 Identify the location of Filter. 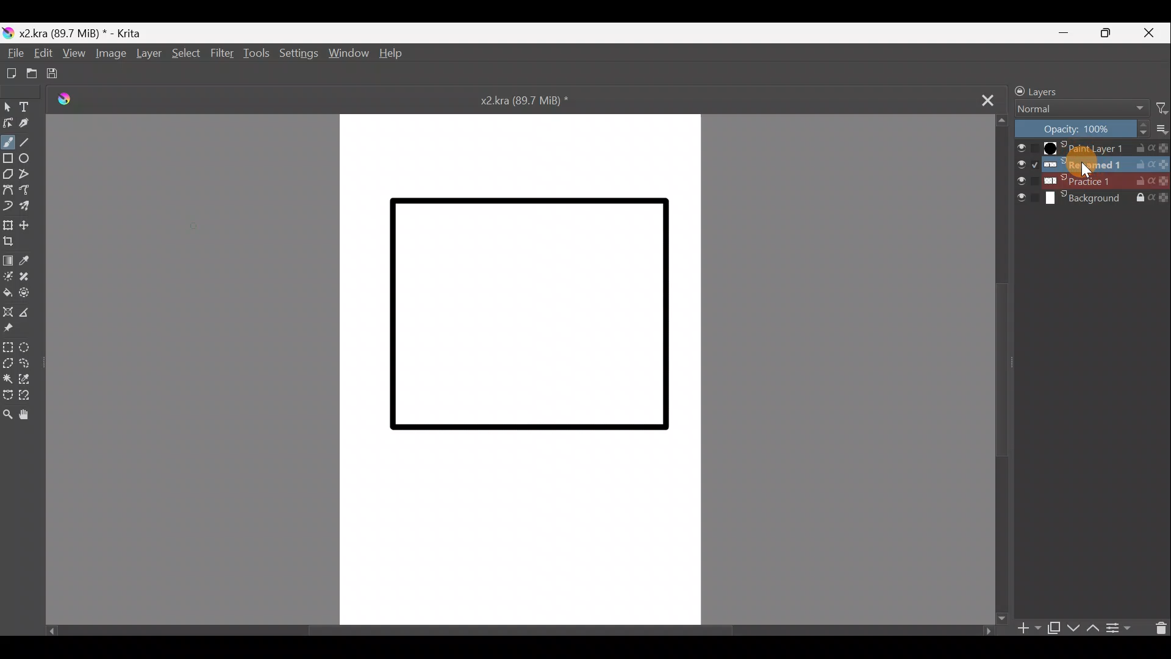
(1161, 109).